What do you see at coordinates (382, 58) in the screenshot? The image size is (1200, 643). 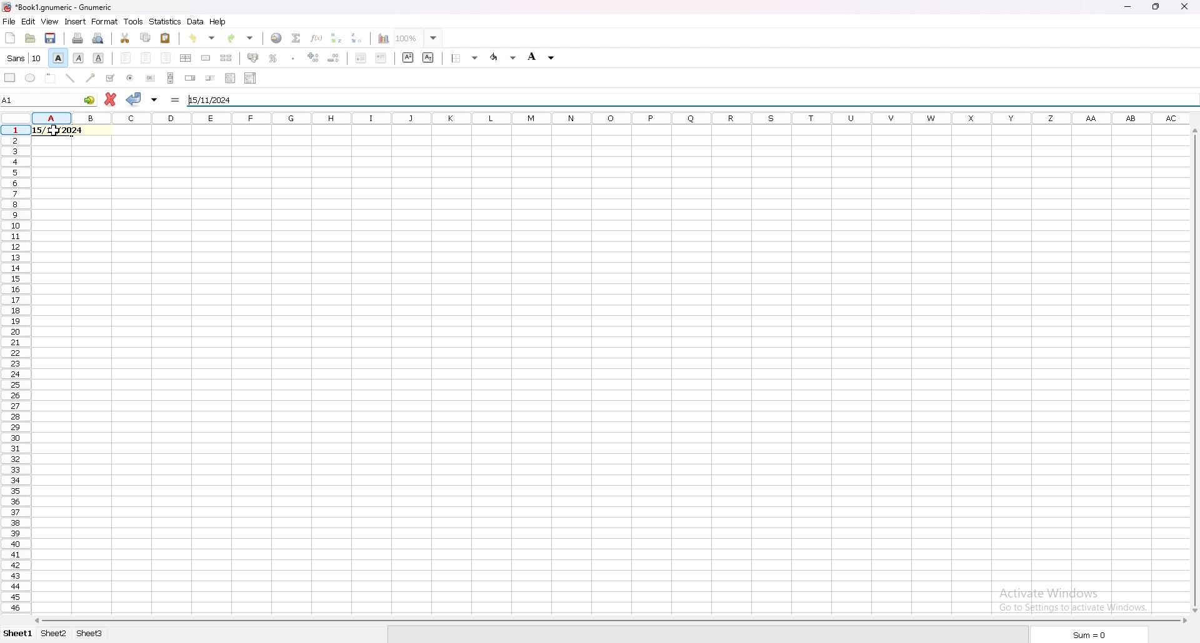 I see `increase indent` at bounding box center [382, 58].